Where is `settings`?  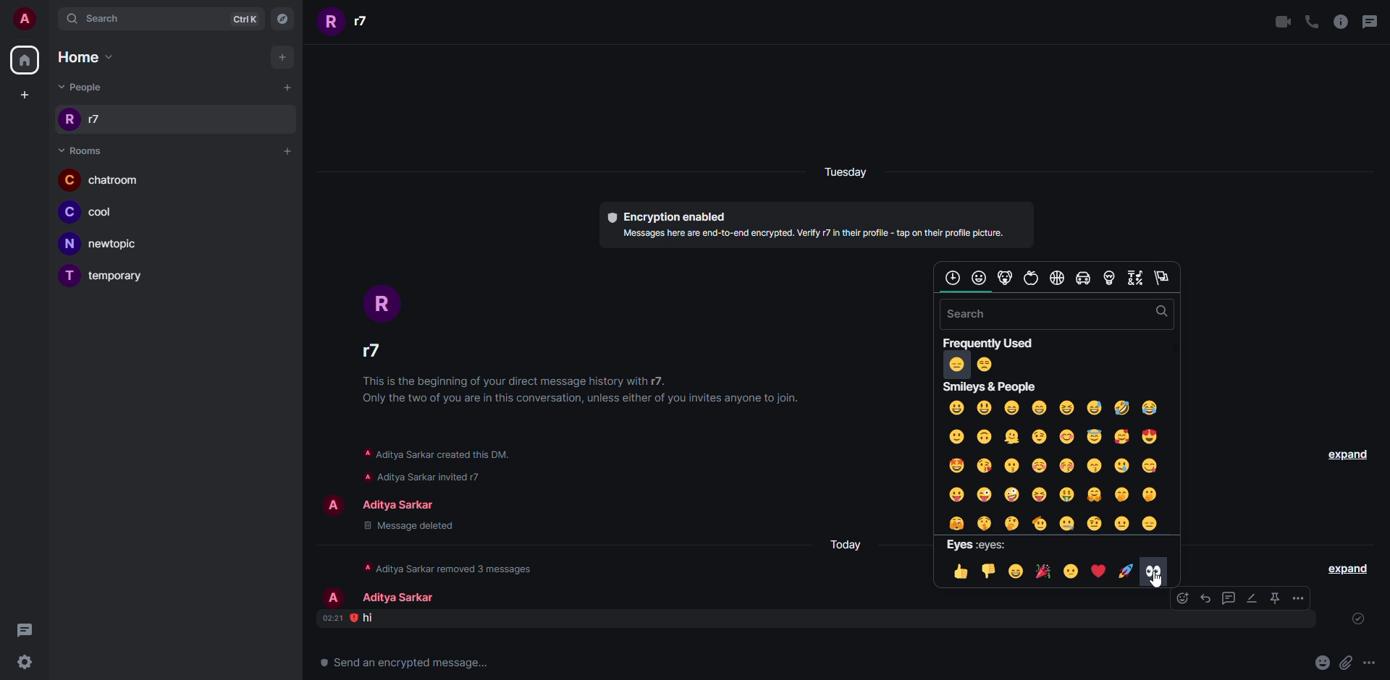 settings is located at coordinates (22, 661).